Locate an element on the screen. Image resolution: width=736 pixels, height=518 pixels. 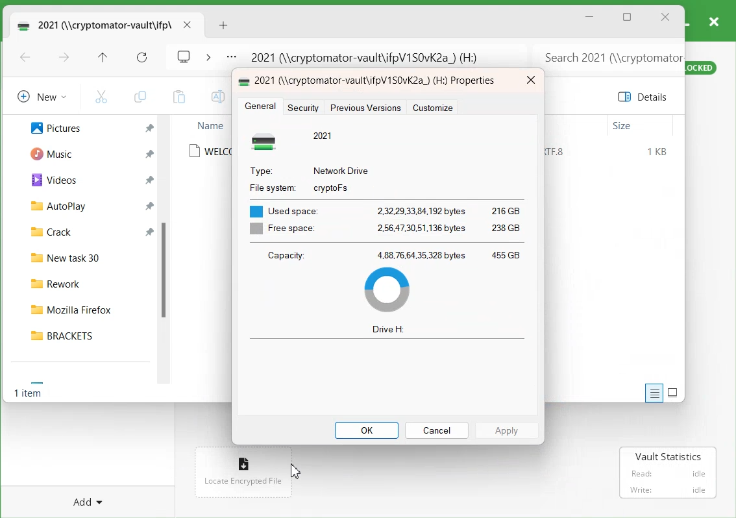
Cancel is located at coordinates (436, 430).